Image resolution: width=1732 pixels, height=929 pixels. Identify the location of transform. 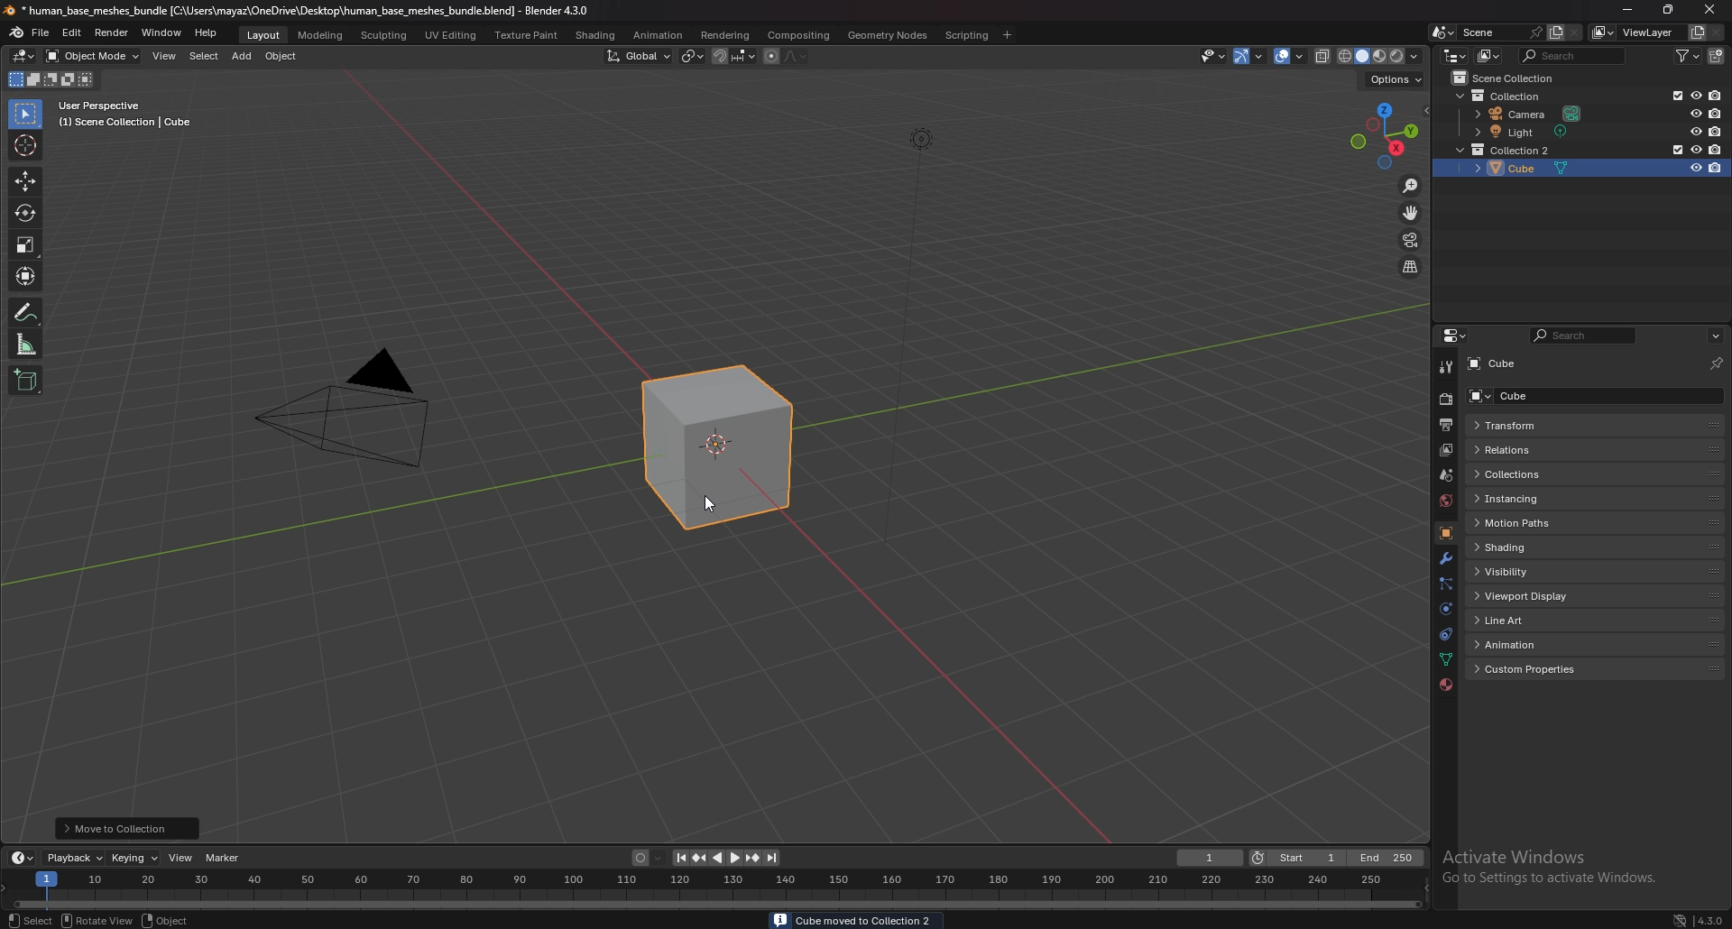
(1533, 425).